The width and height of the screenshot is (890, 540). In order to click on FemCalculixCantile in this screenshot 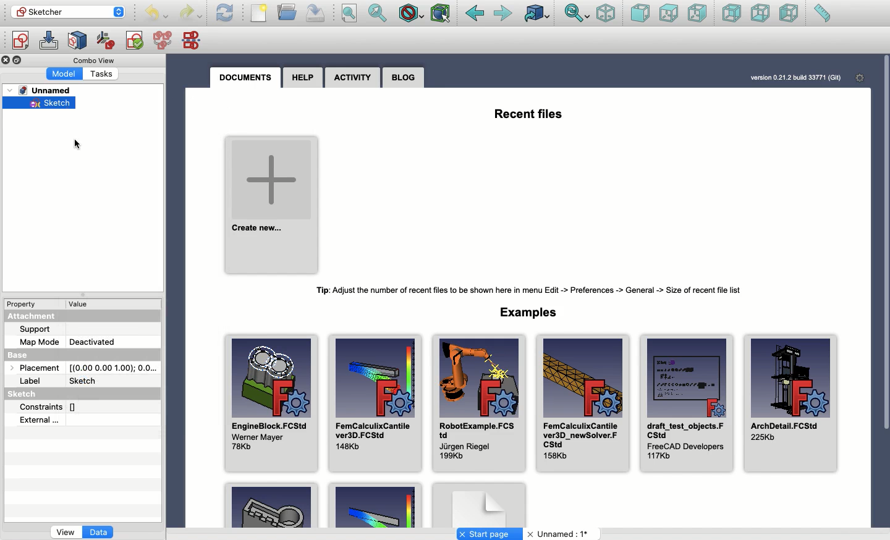, I will do `click(582, 402)`.